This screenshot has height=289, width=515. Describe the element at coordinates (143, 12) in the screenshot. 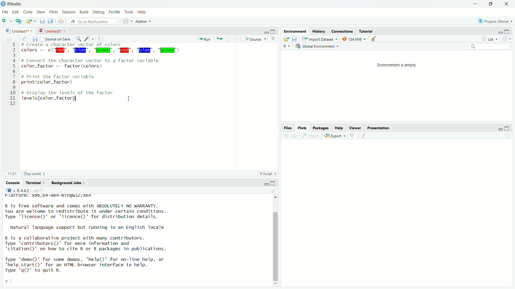

I see `help` at that location.